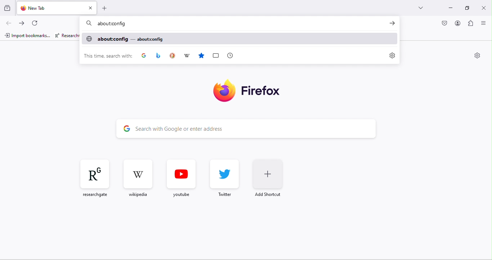 Image resolution: width=492 pixels, height=260 pixels. What do you see at coordinates (158, 56) in the screenshot?
I see `app` at bounding box center [158, 56].